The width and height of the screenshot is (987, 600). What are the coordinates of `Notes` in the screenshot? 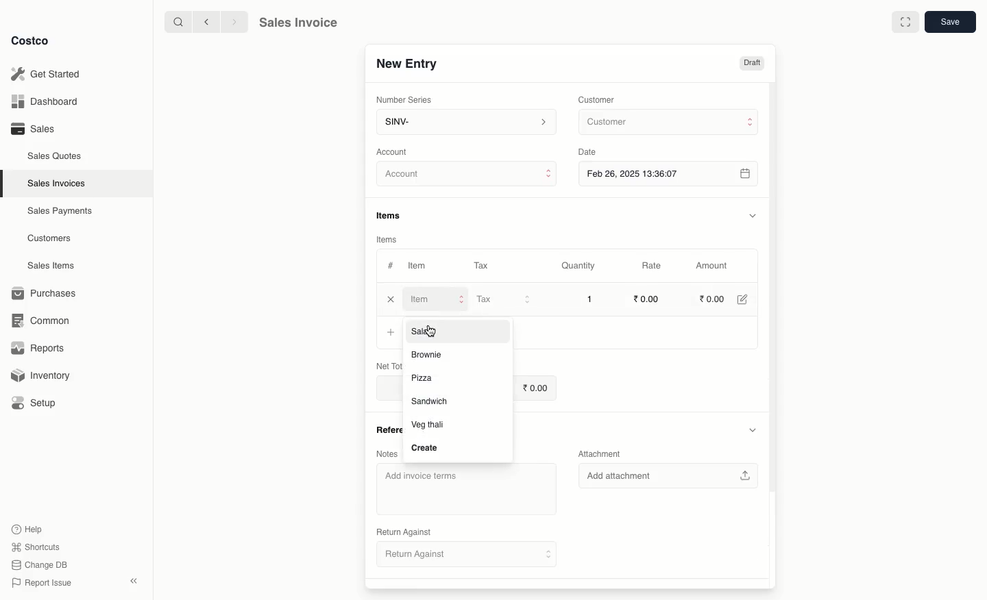 It's located at (386, 454).